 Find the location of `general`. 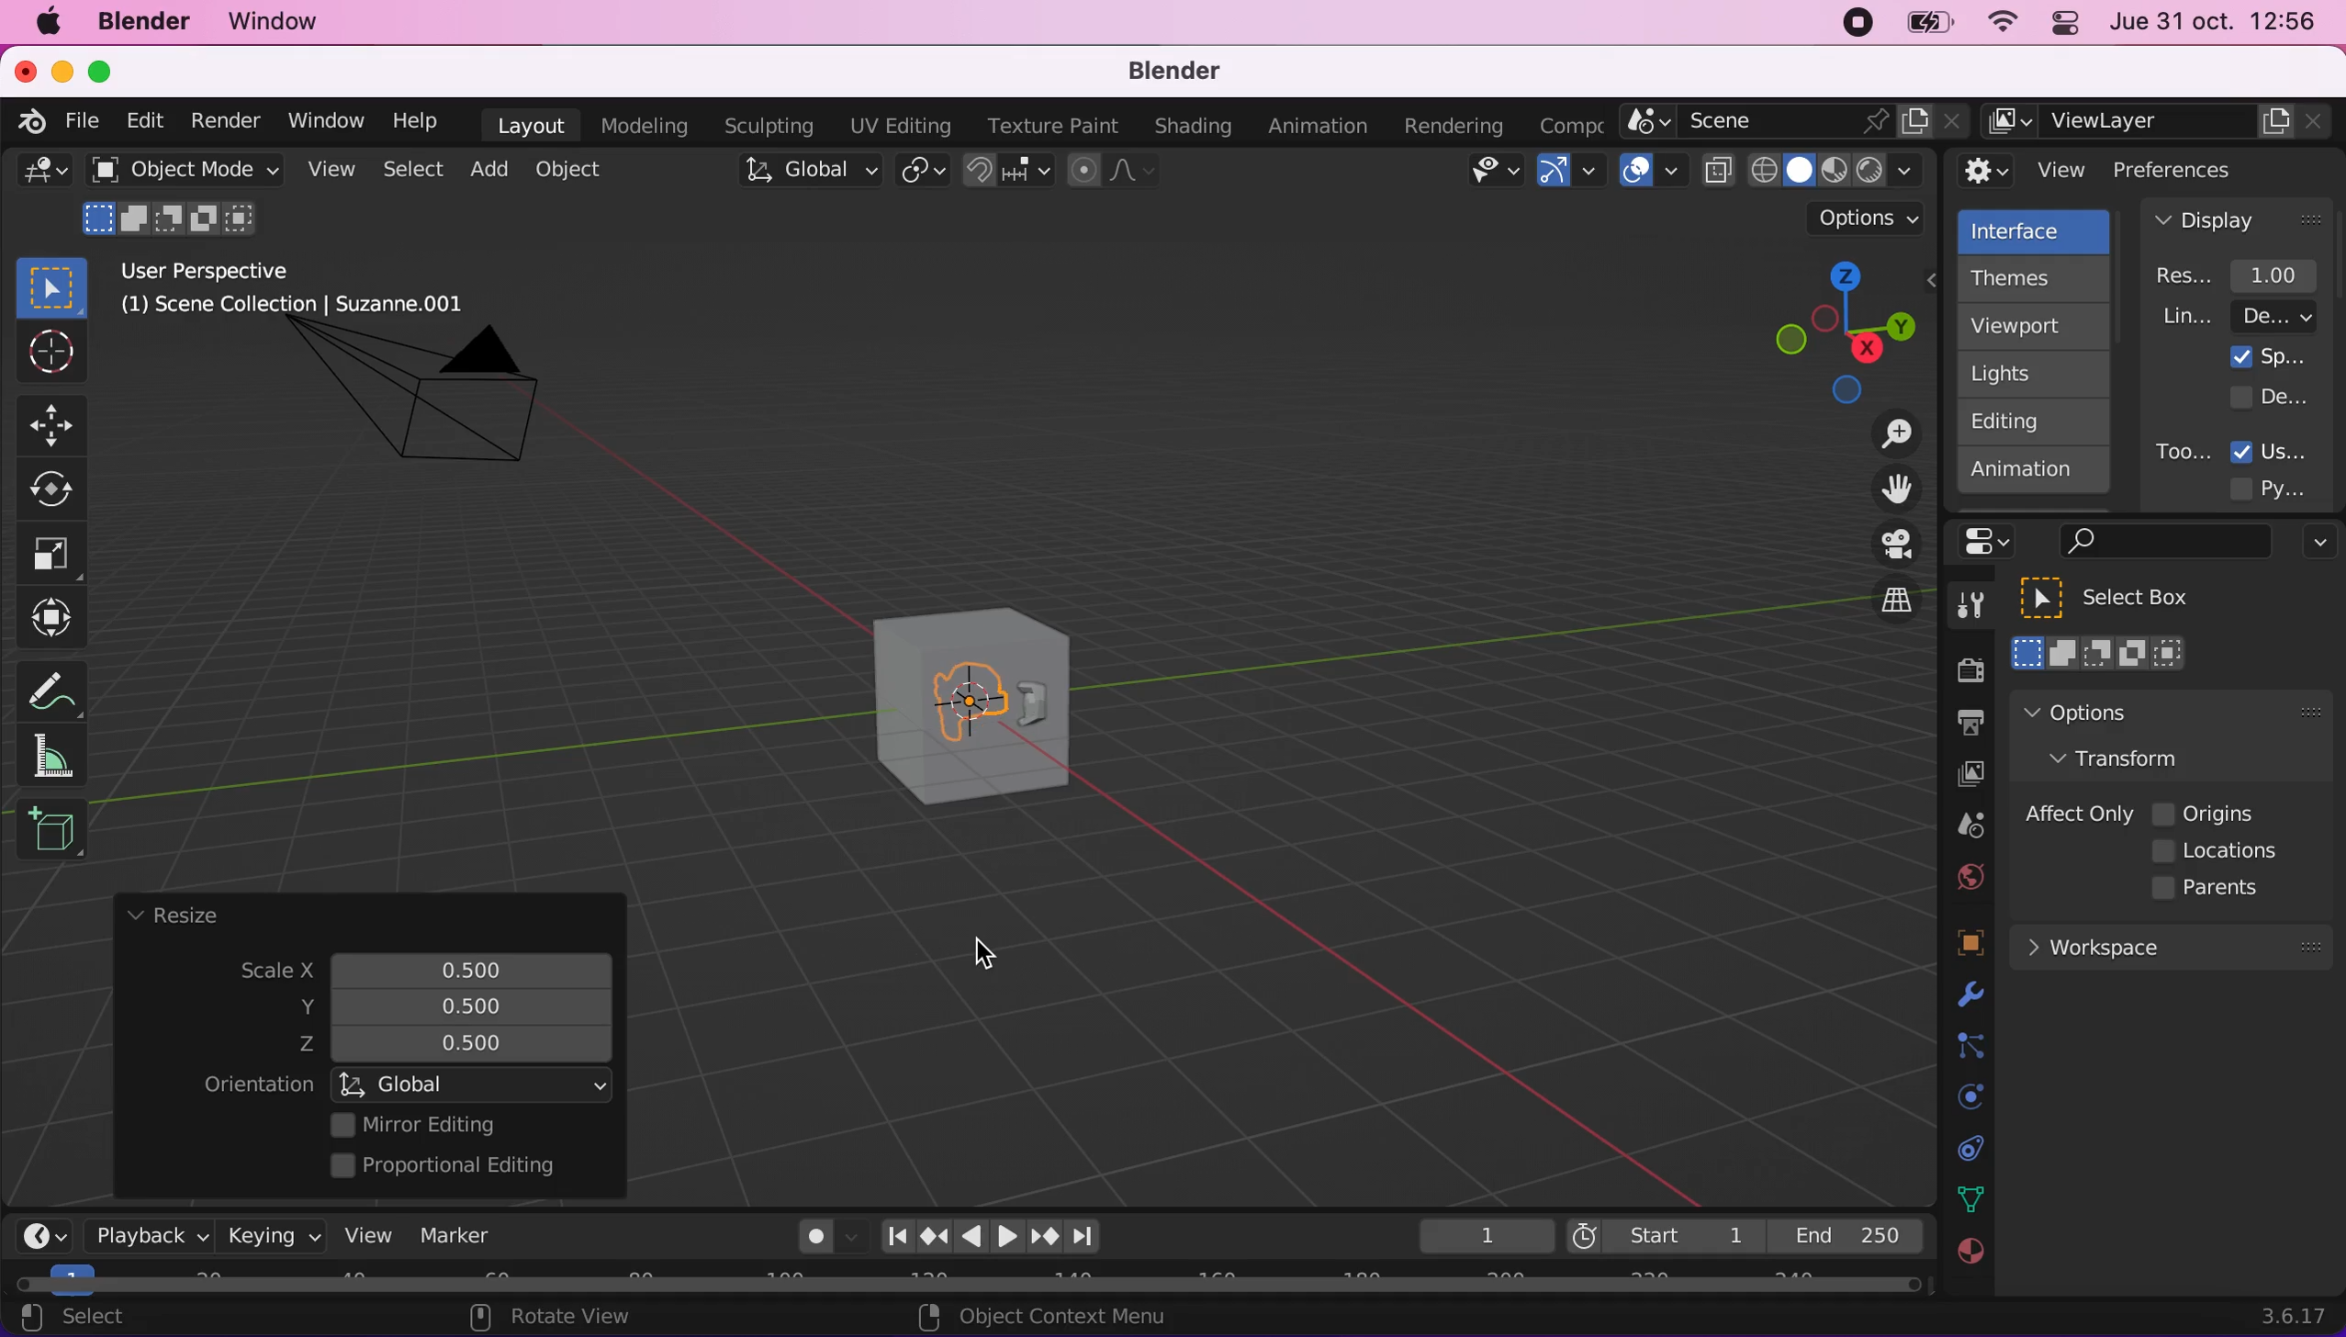

general is located at coordinates (44, 176).